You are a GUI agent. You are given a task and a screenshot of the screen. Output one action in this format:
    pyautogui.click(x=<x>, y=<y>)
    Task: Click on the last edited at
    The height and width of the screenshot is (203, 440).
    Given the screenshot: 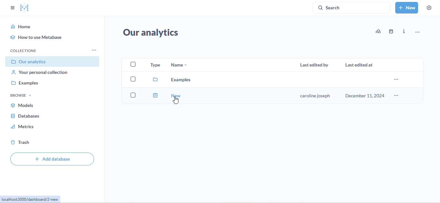 What is the action you would take?
    pyautogui.click(x=359, y=65)
    